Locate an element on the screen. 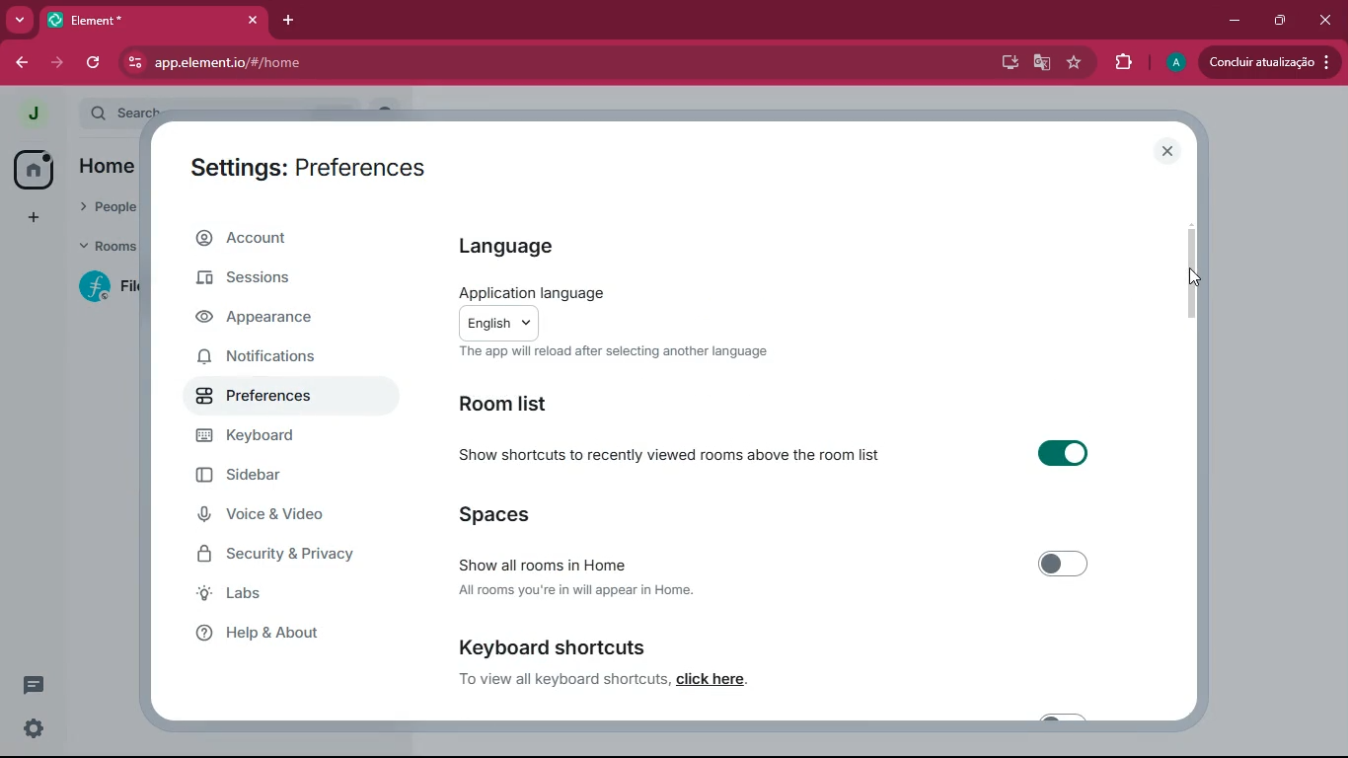  toggle off or on is located at coordinates (1060, 454).